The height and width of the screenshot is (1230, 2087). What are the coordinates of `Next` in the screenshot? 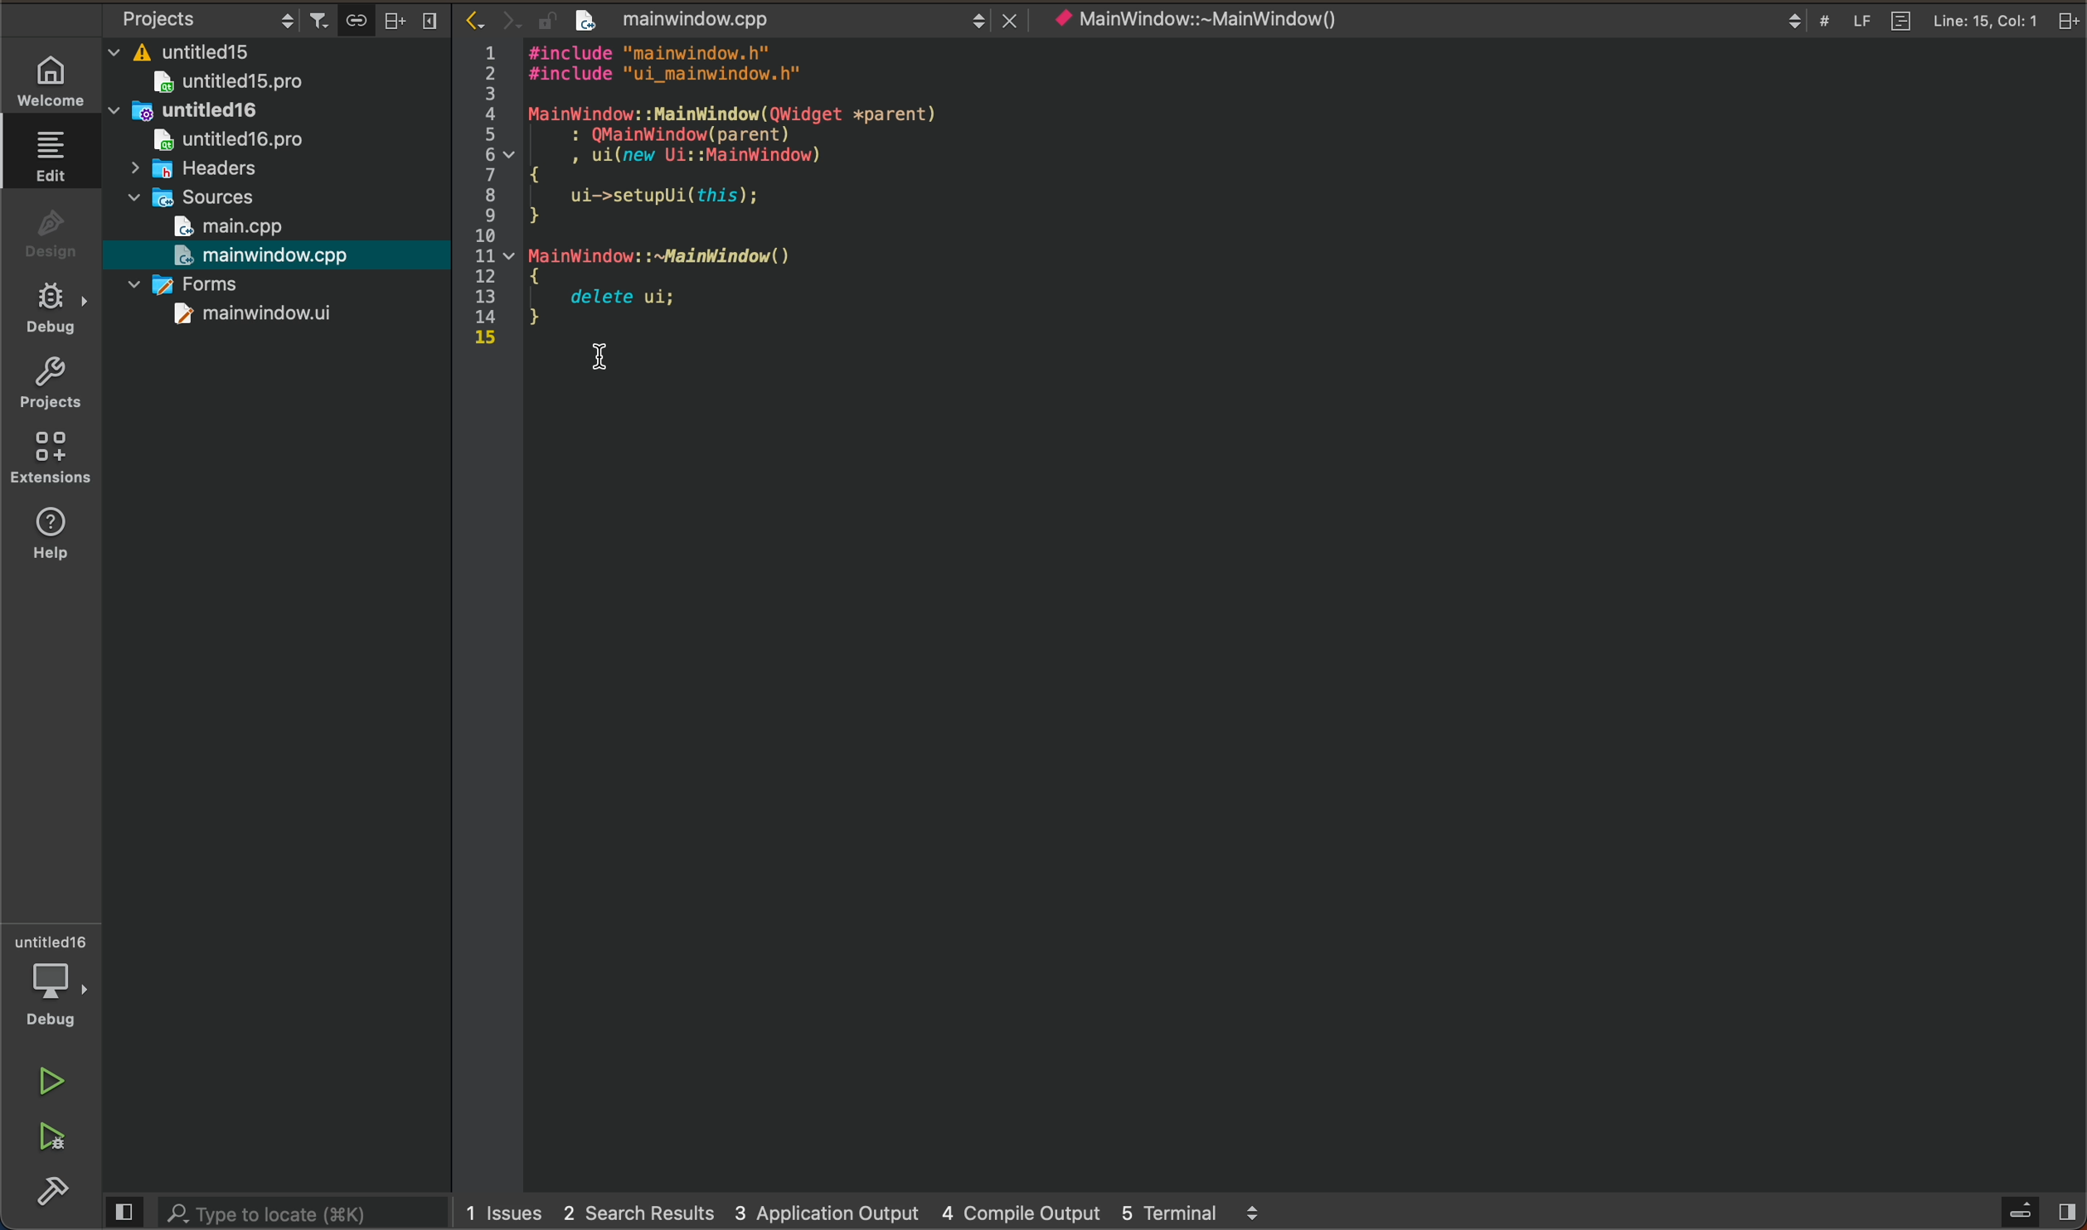 It's located at (510, 18).